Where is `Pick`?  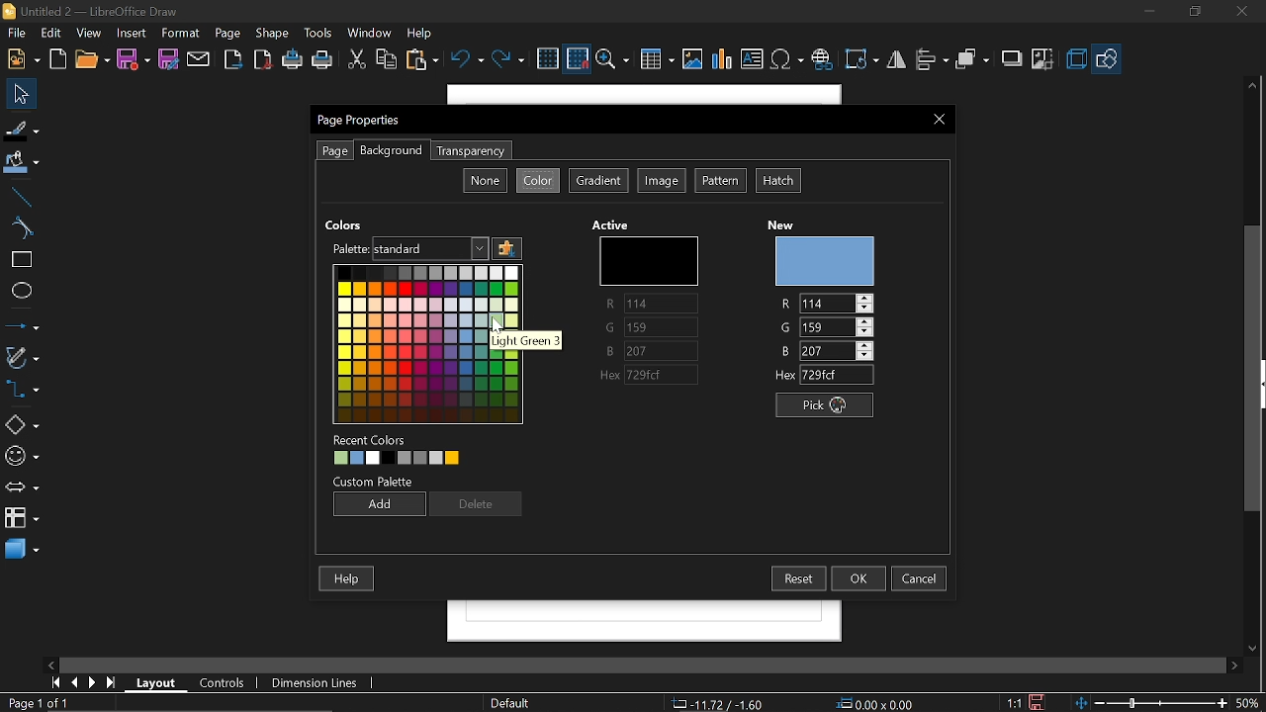
Pick is located at coordinates (829, 406).